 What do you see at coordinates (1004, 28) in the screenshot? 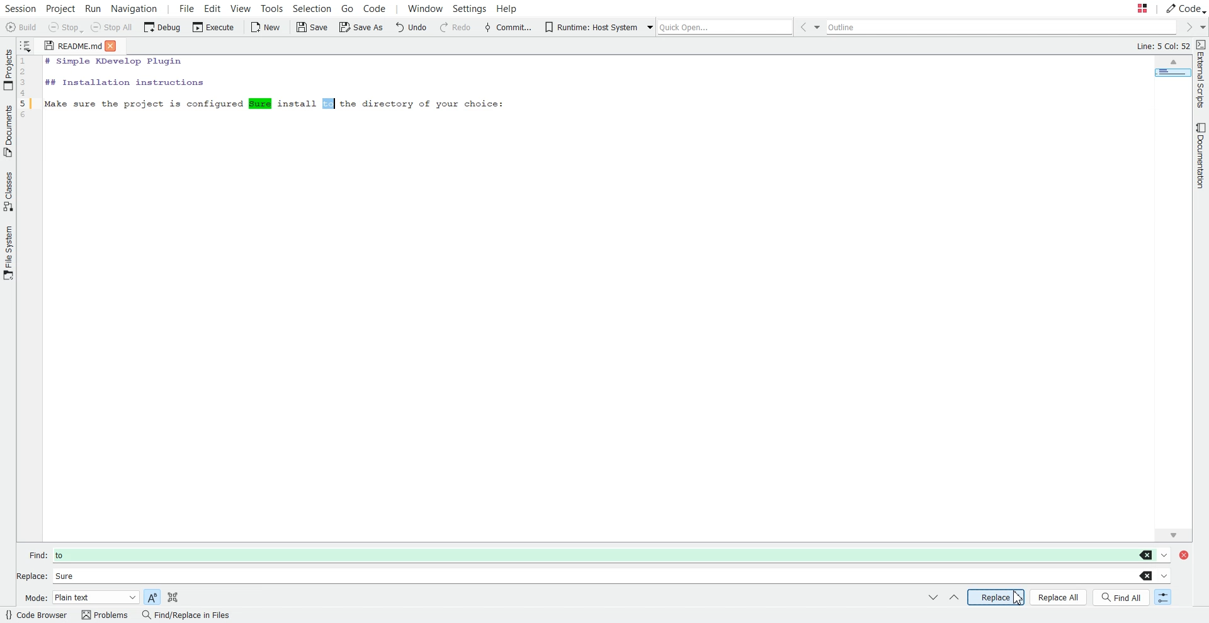
I see `Outline` at bounding box center [1004, 28].